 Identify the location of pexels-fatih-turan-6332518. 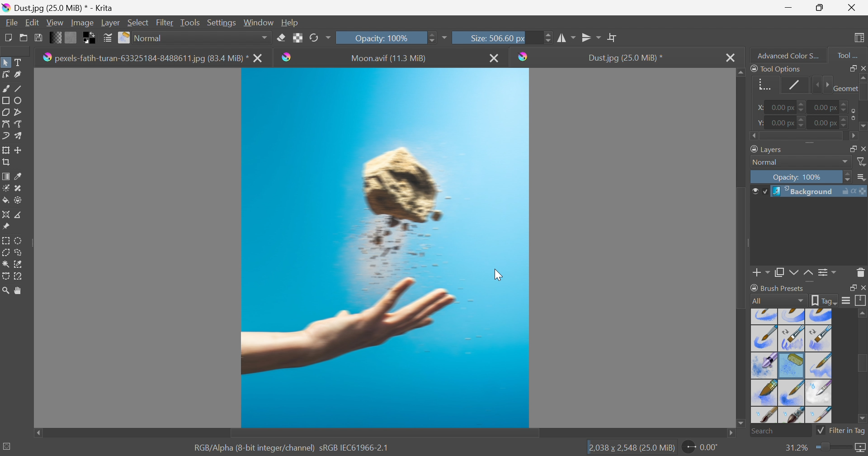
(145, 58).